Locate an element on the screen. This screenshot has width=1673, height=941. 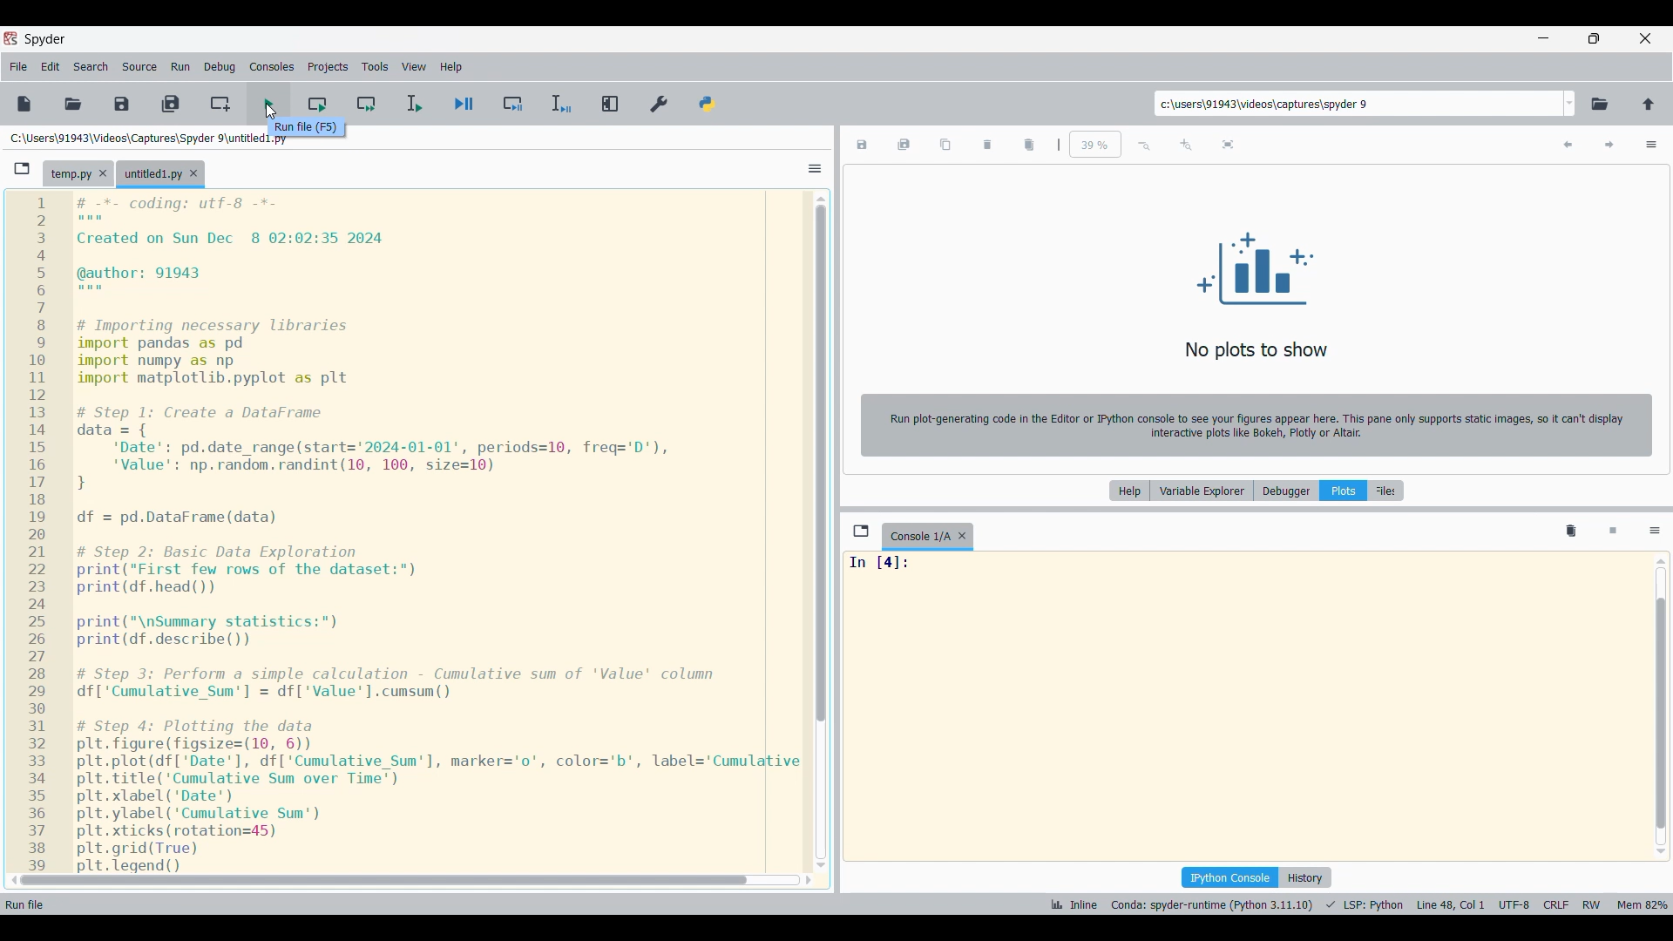
Save plot as is located at coordinates (862, 145).